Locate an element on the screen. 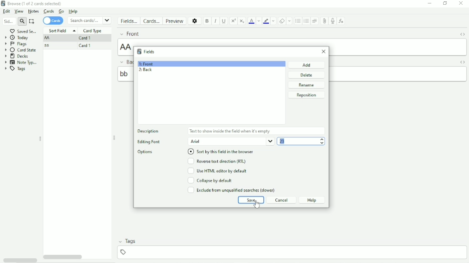  Card Type is located at coordinates (93, 31).